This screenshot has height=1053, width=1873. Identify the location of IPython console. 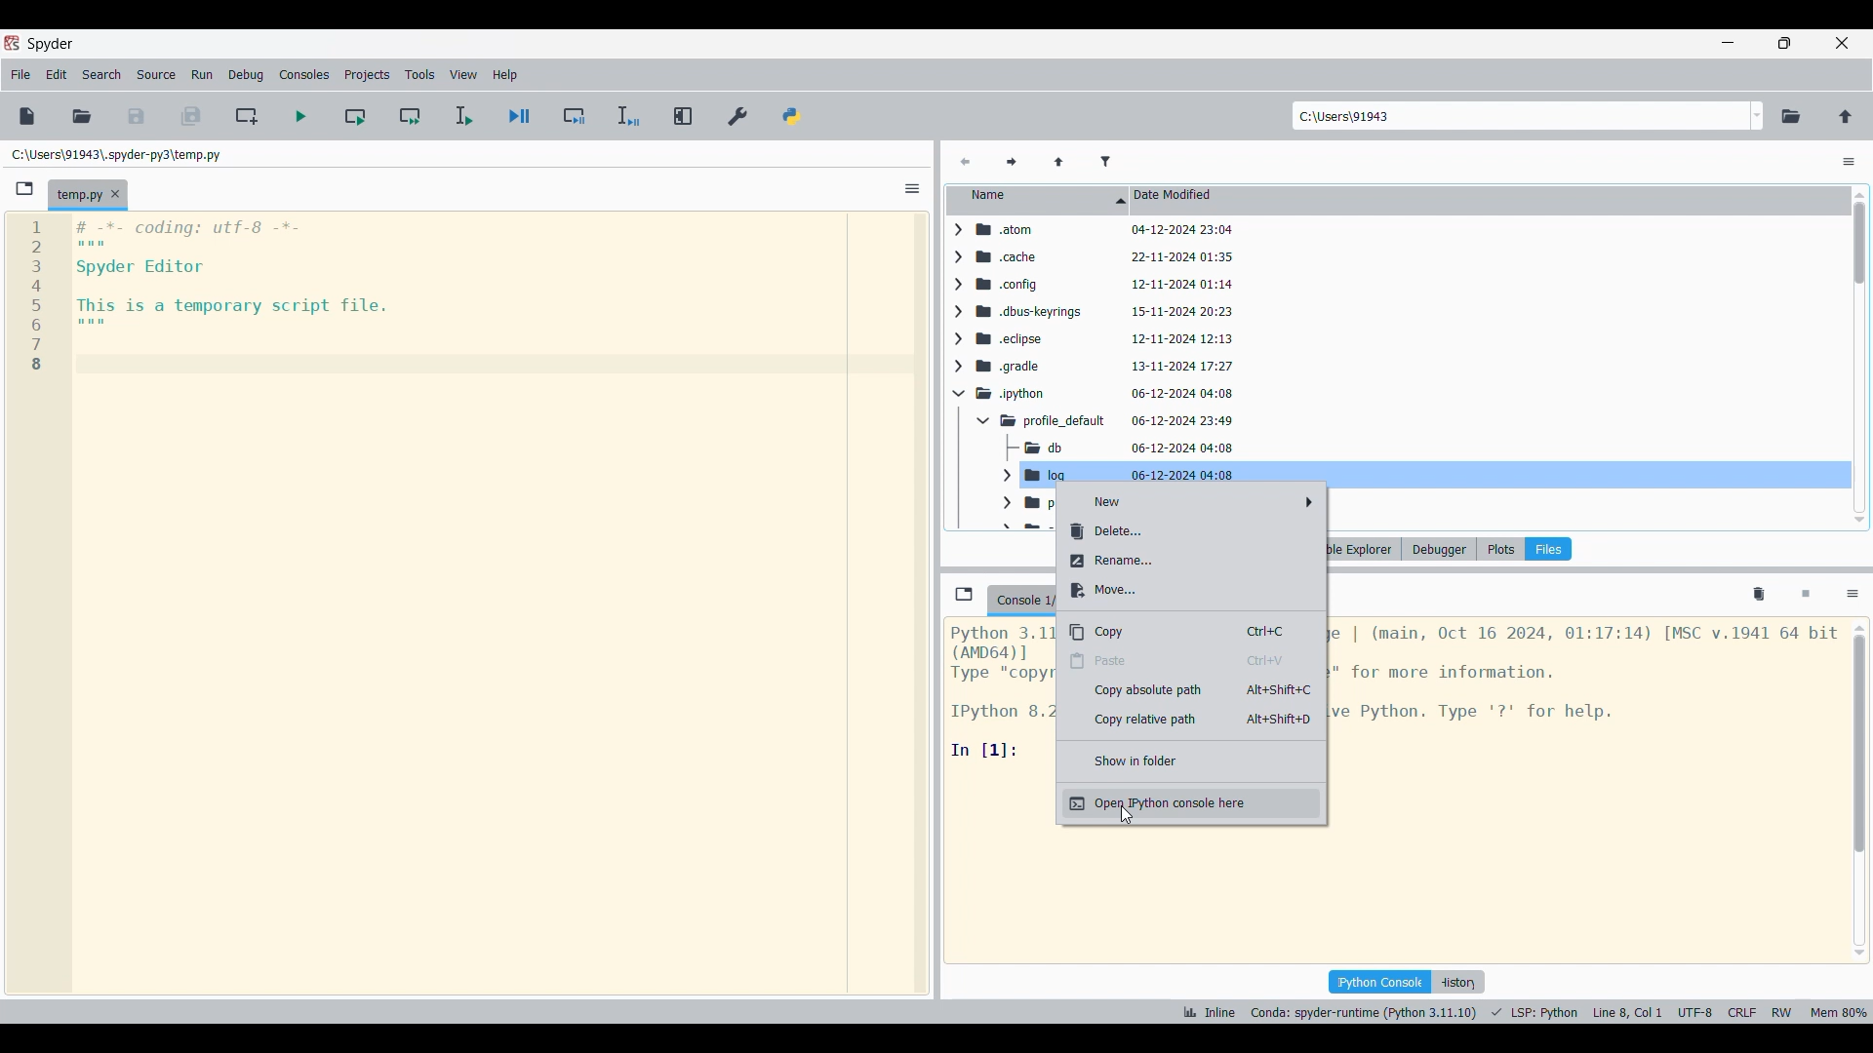
(1379, 982).